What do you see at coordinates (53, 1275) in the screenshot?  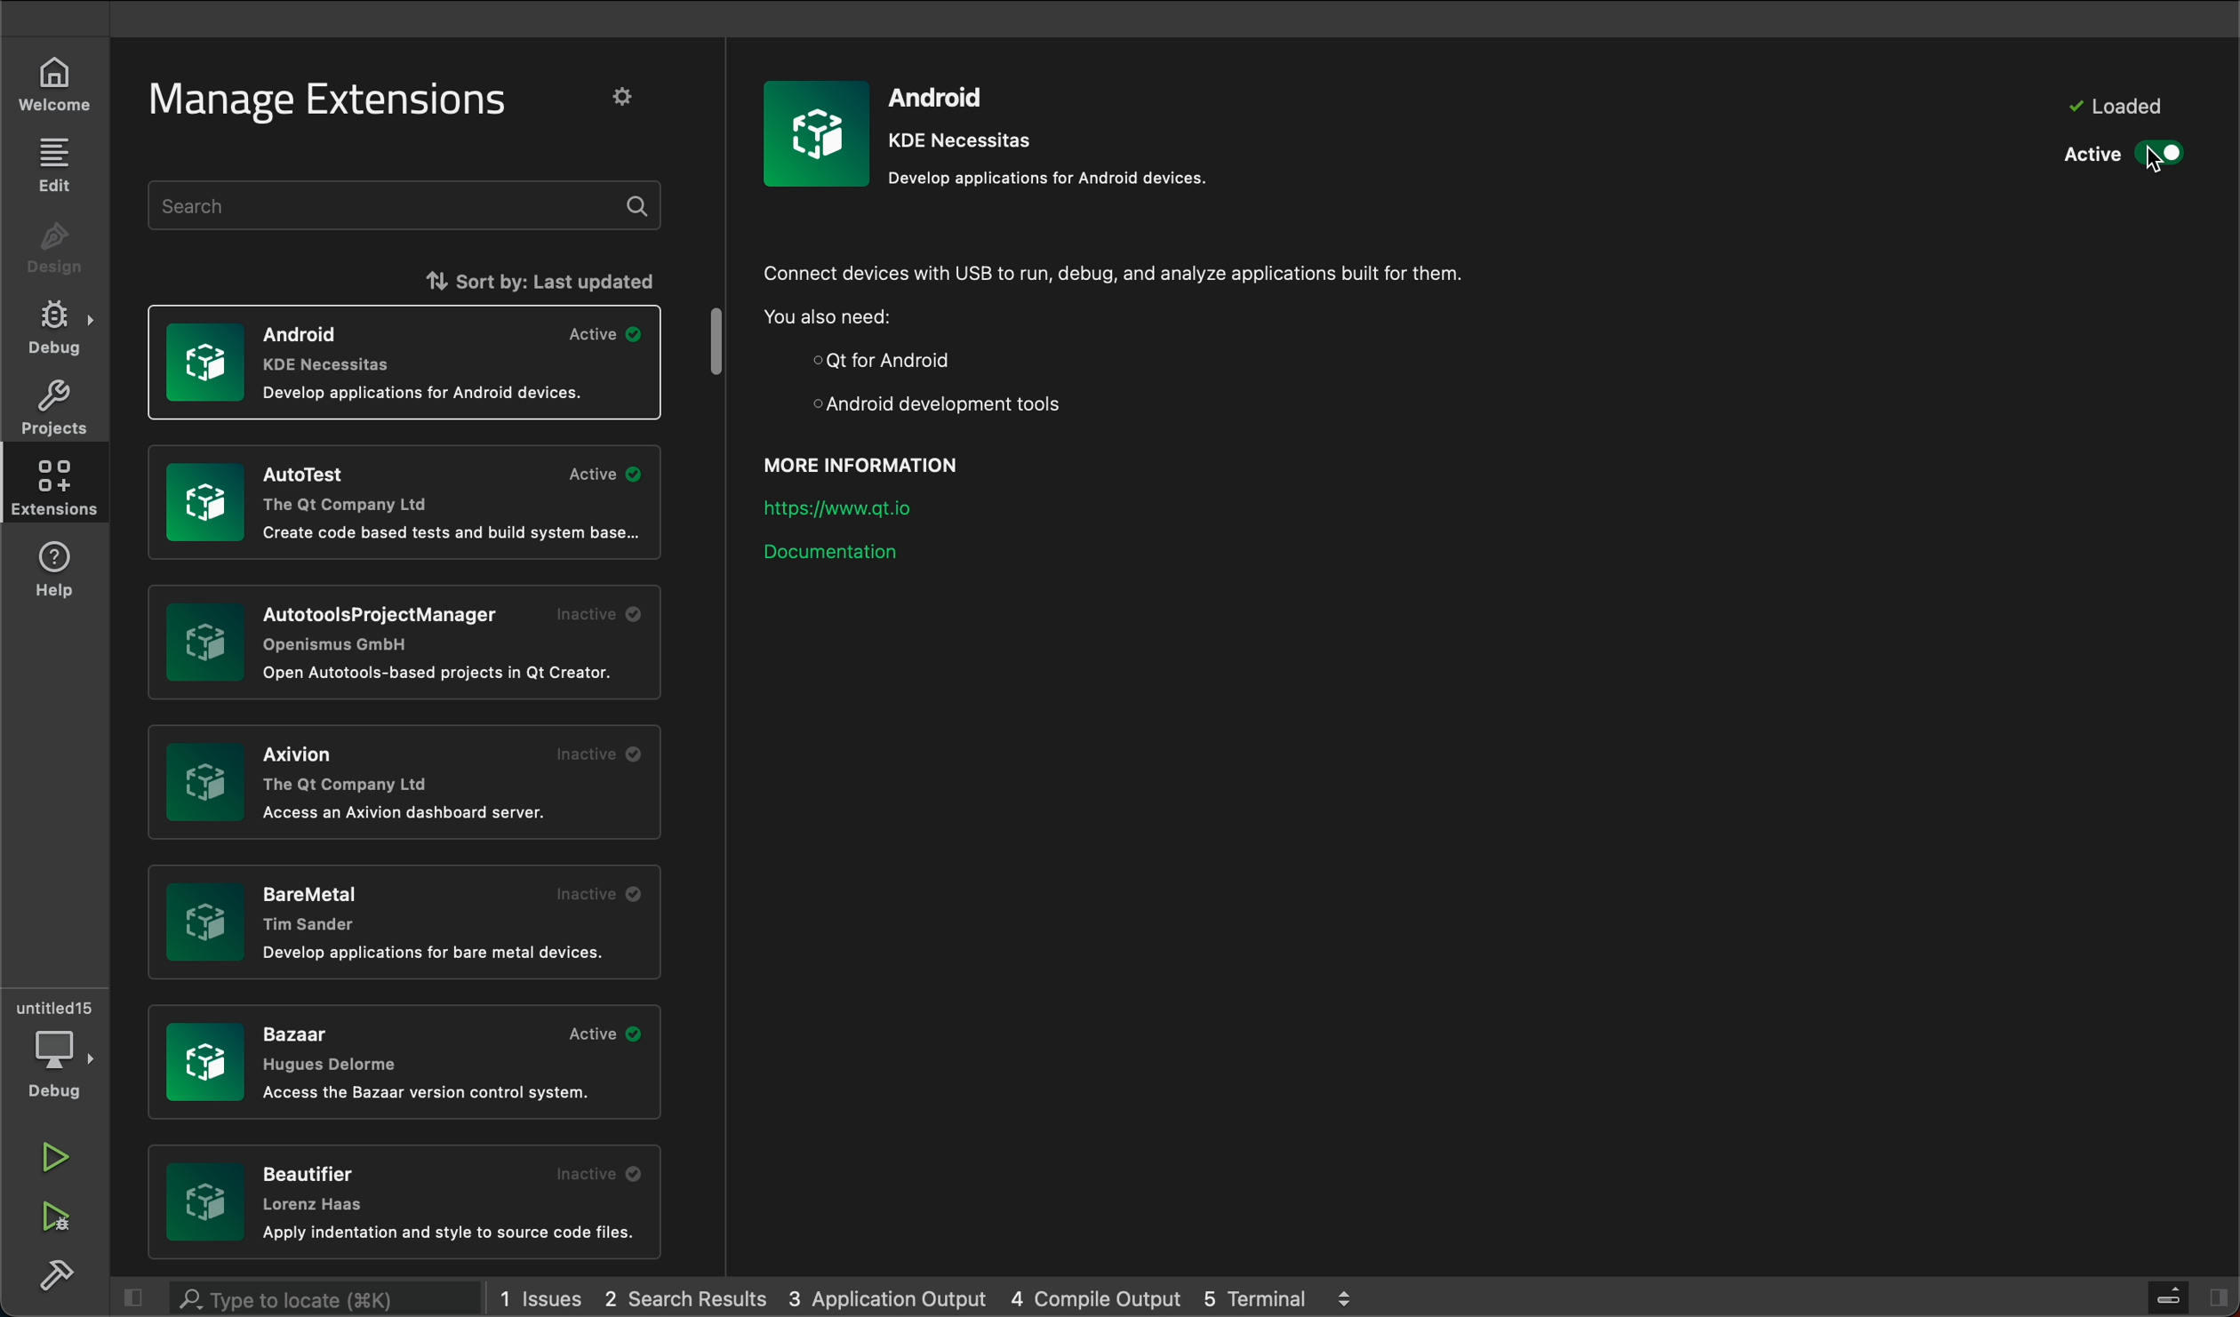 I see `build` at bounding box center [53, 1275].